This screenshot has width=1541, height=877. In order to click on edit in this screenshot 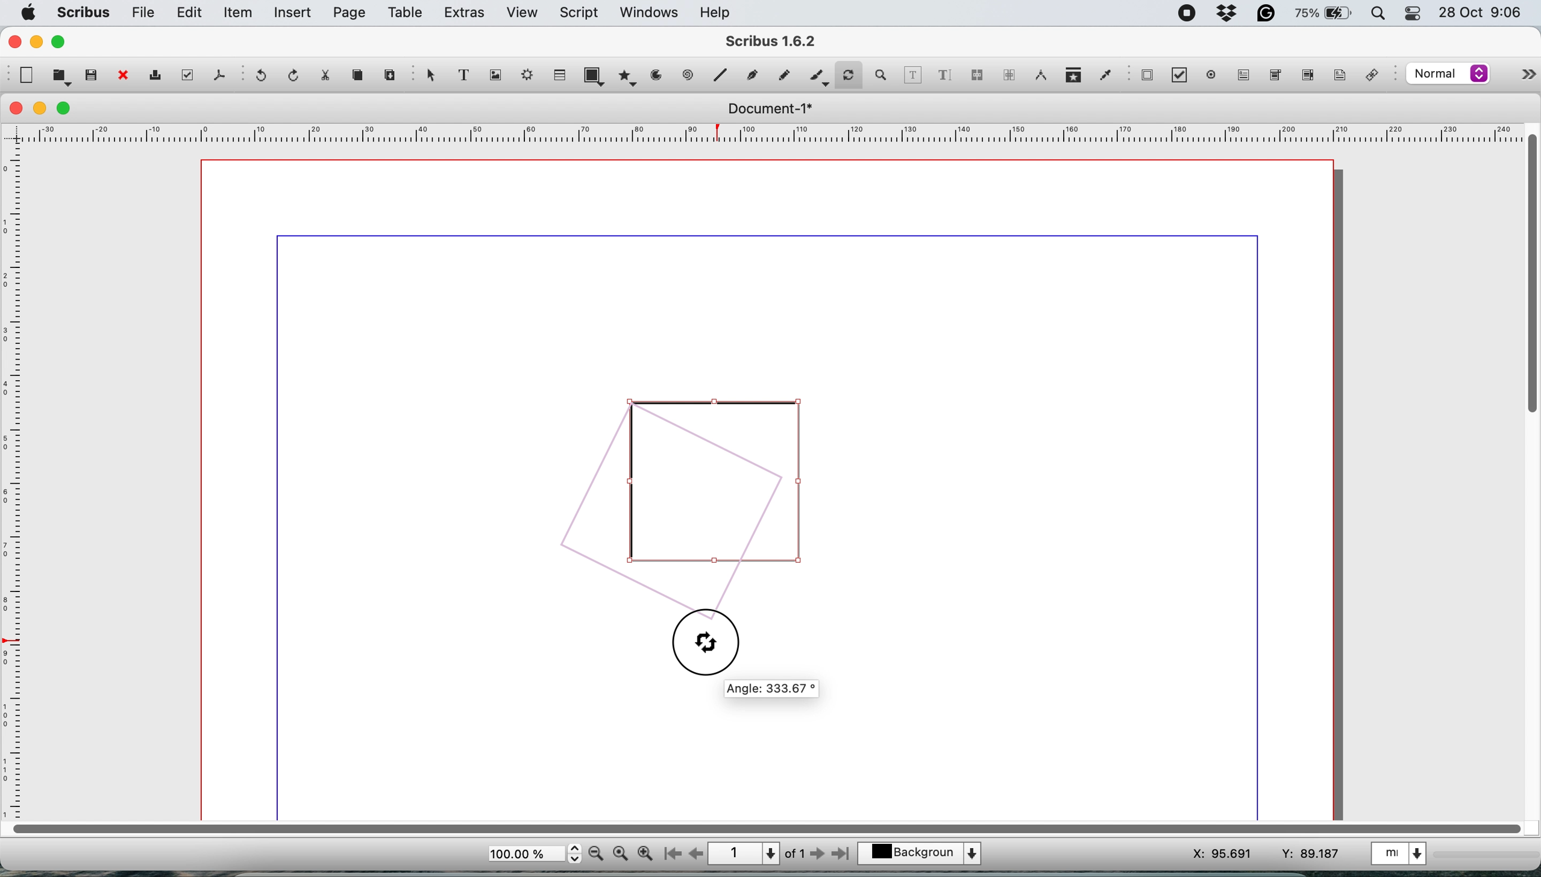, I will do `click(192, 13)`.